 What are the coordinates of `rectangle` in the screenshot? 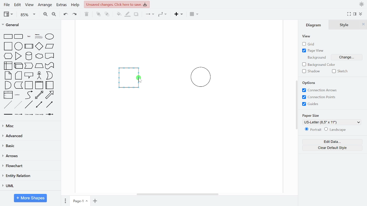 It's located at (8, 37).